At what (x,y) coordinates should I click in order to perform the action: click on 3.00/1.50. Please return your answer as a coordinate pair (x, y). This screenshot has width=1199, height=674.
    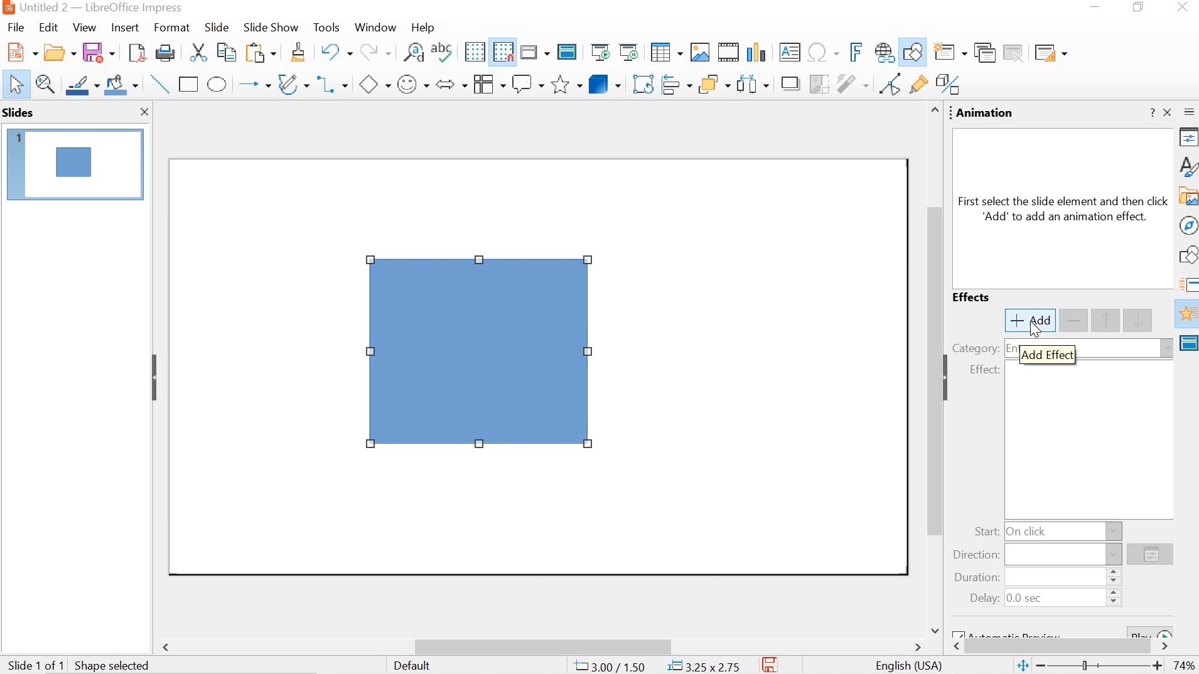
    Looking at the image, I should click on (611, 665).